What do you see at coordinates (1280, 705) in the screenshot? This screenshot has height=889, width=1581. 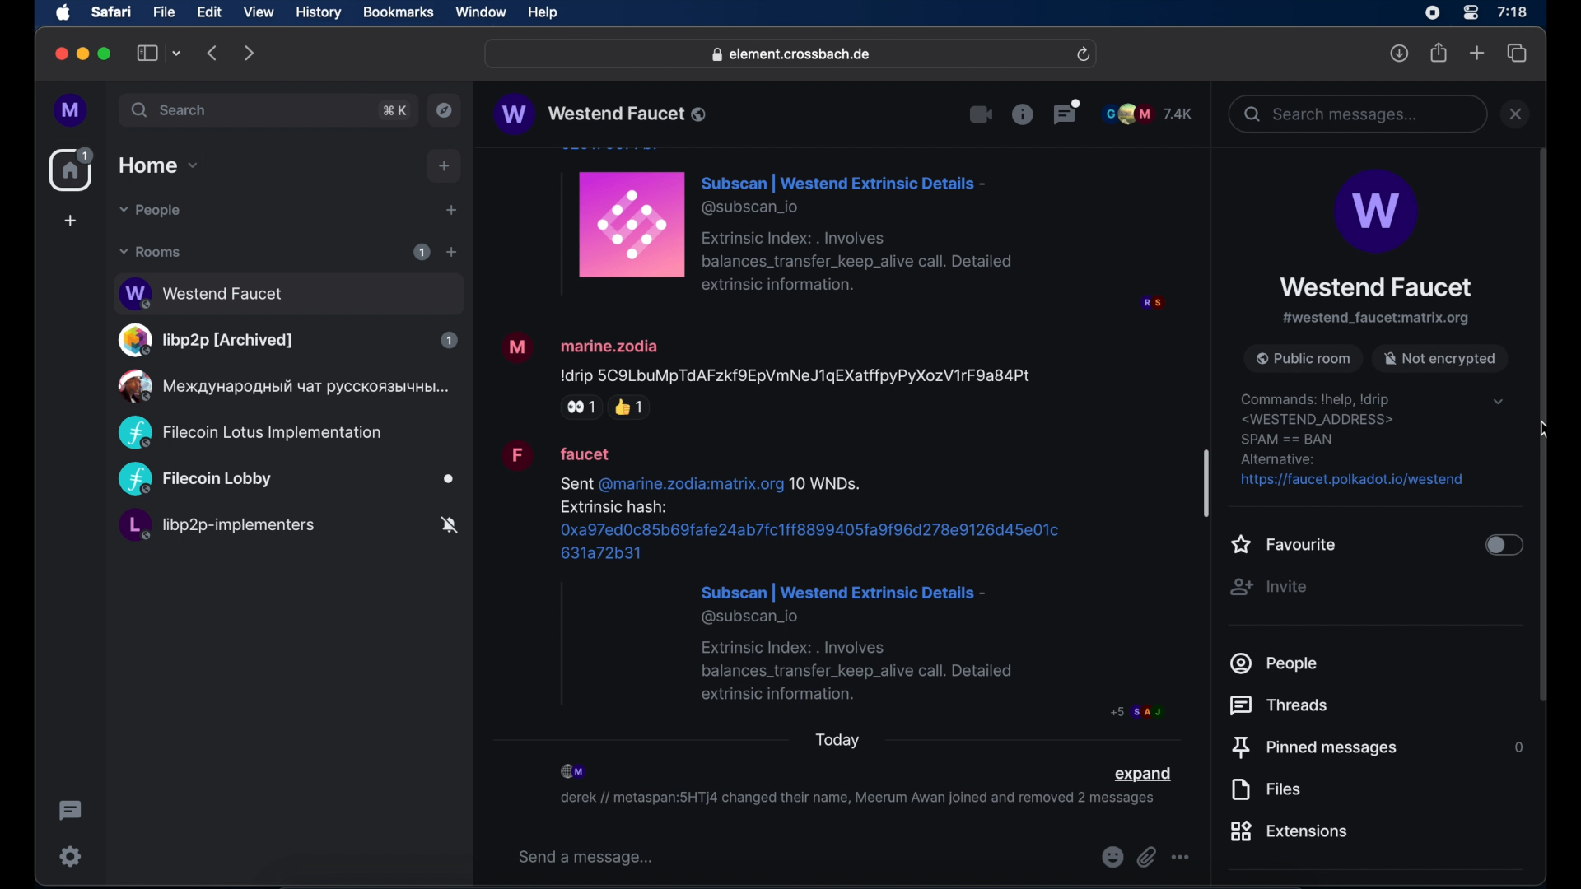 I see `threads` at bounding box center [1280, 705].